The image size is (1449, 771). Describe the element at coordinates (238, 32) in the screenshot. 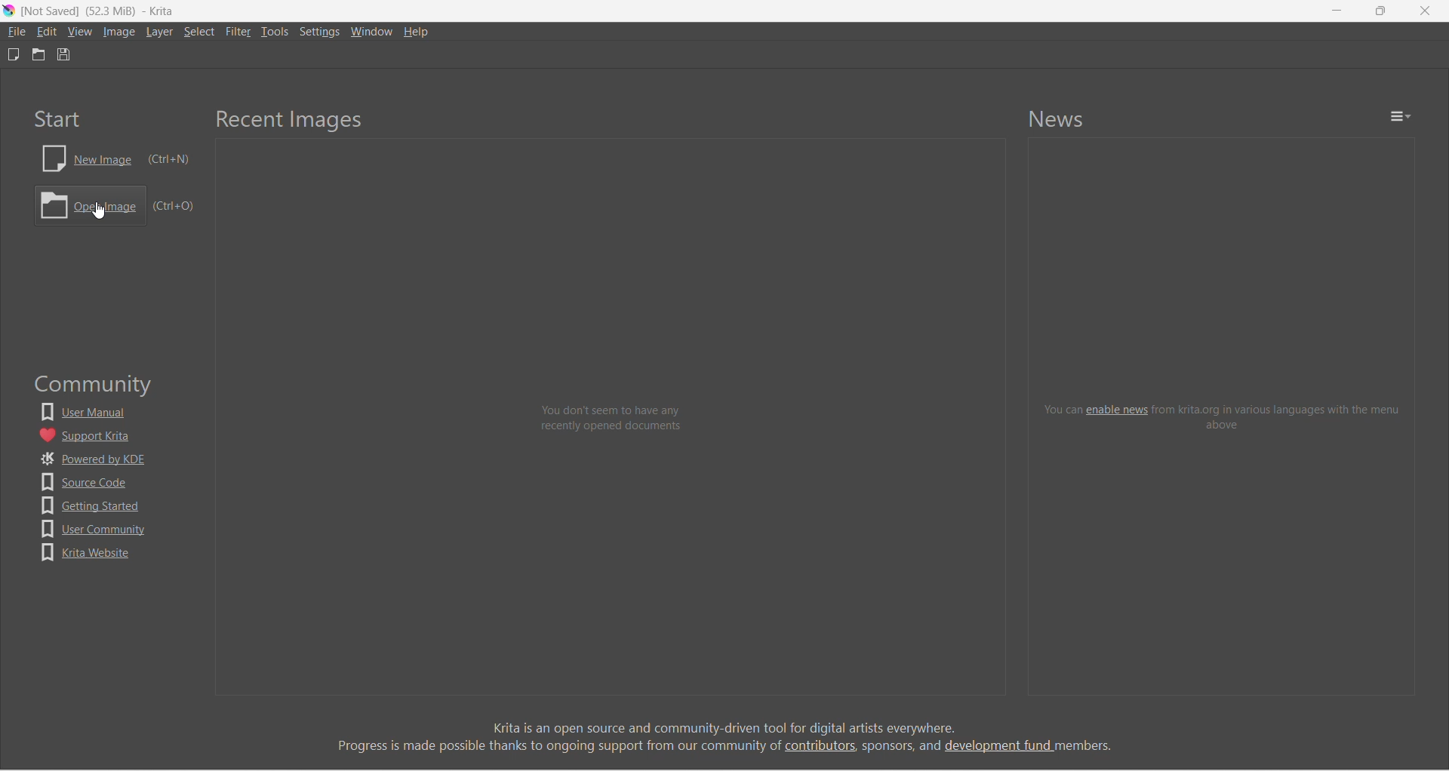

I see `filter` at that location.